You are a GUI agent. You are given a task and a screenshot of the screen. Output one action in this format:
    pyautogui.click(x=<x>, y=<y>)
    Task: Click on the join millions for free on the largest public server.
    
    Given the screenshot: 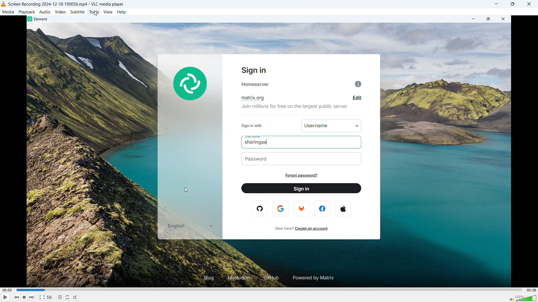 What is the action you would take?
    pyautogui.click(x=297, y=109)
    